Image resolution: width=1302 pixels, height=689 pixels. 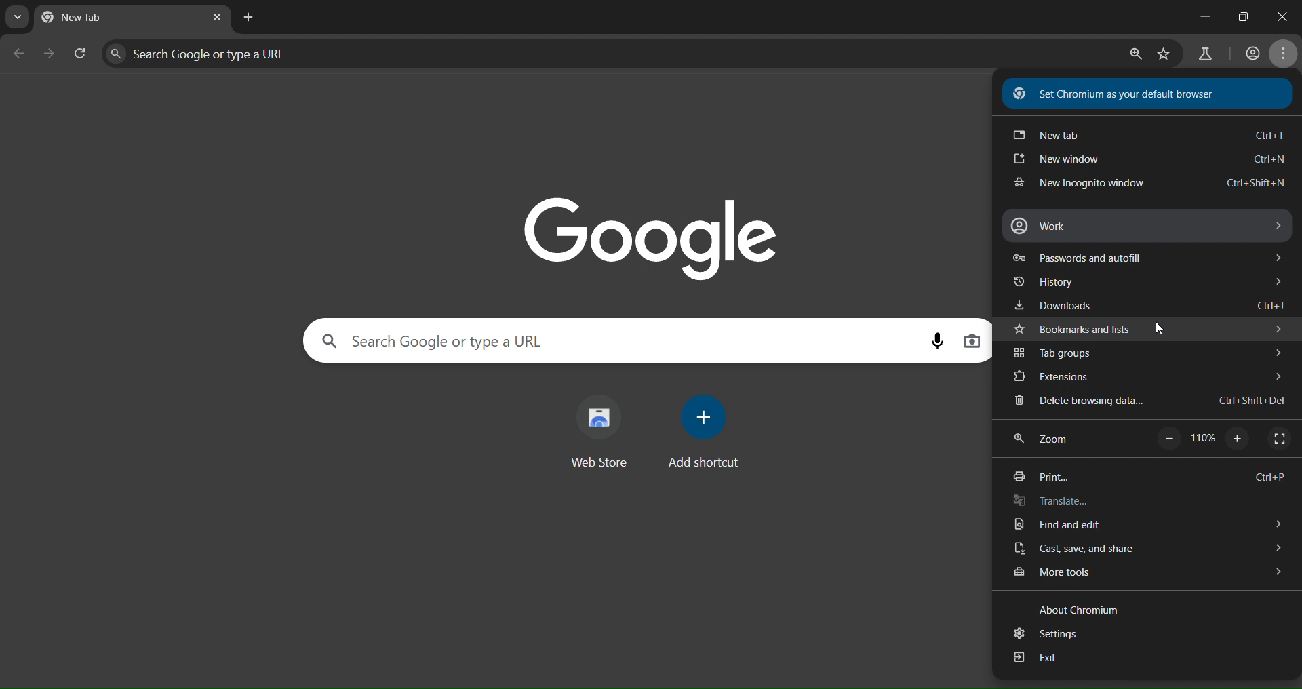 I want to click on search tabs, so click(x=19, y=19).